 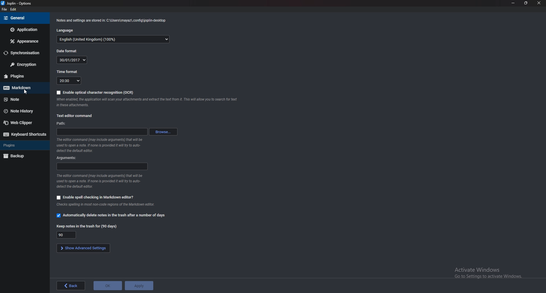 What do you see at coordinates (25, 65) in the screenshot?
I see `Encryption` at bounding box center [25, 65].